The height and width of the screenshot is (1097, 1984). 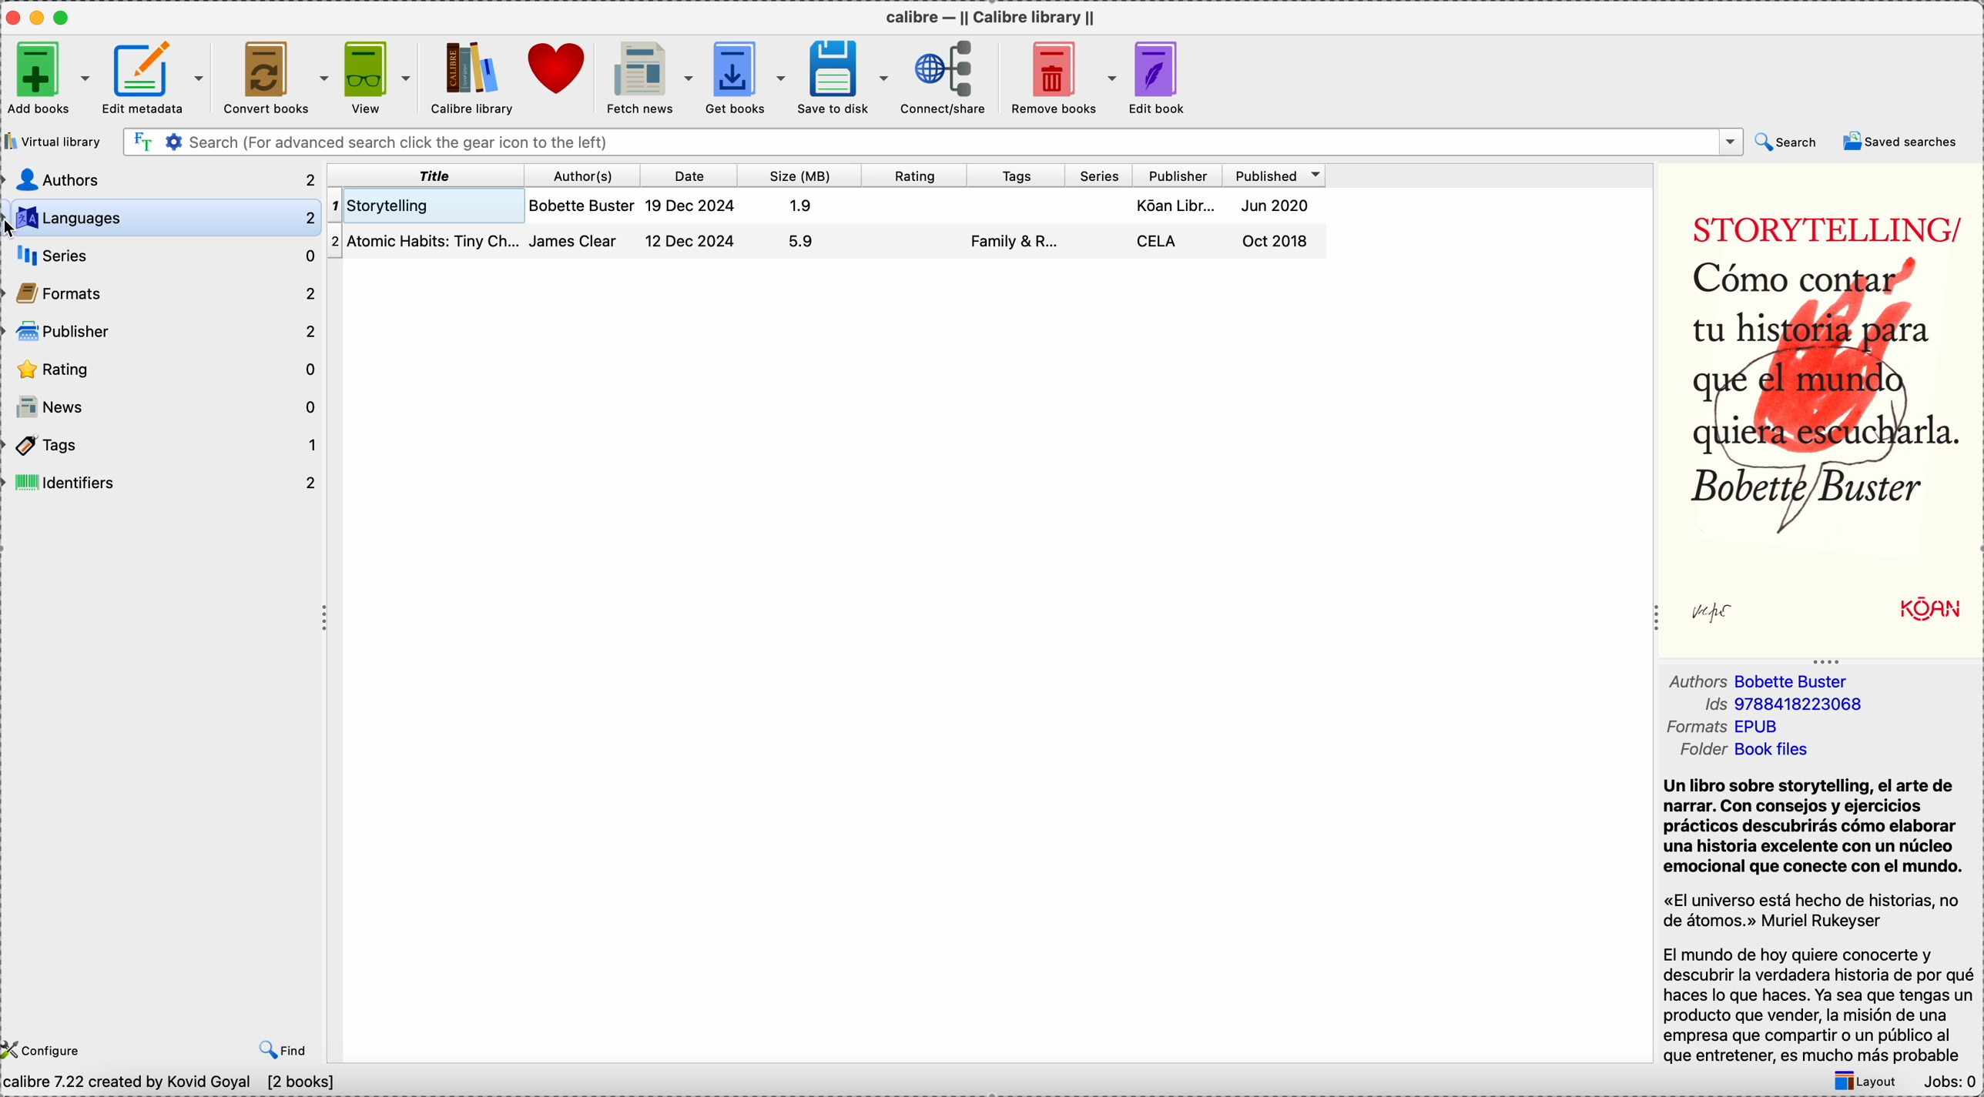 What do you see at coordinates (165, 329) in the screenshot?
I see `publisher` at bounding box center [165, 329].